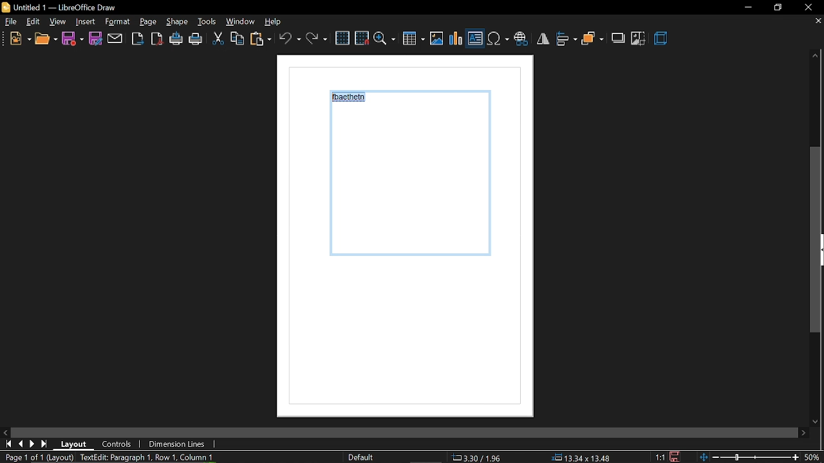 The width and height of the screenshot is (824, 463). I want to click on align, so click(566, 40).